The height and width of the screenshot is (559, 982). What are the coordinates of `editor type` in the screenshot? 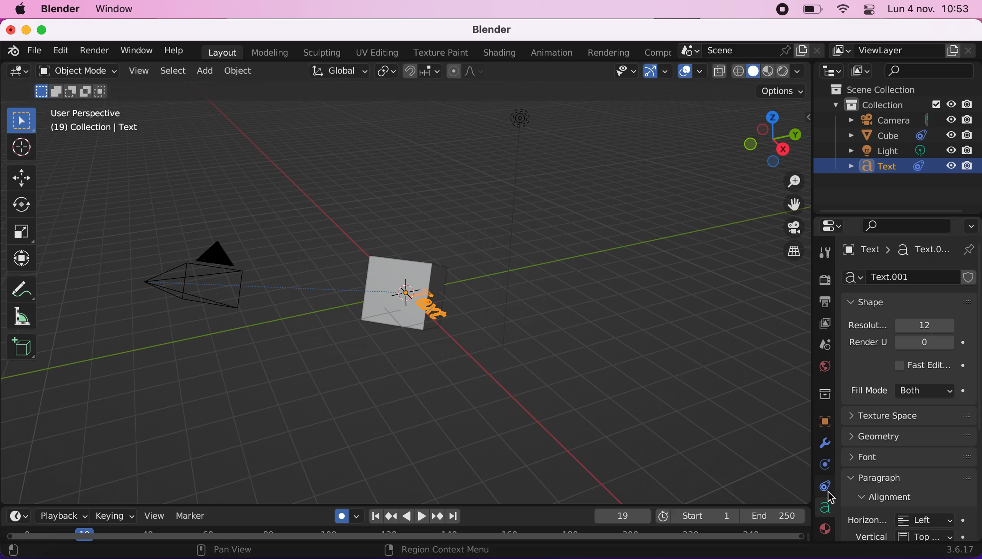 It's located at (16, 73).